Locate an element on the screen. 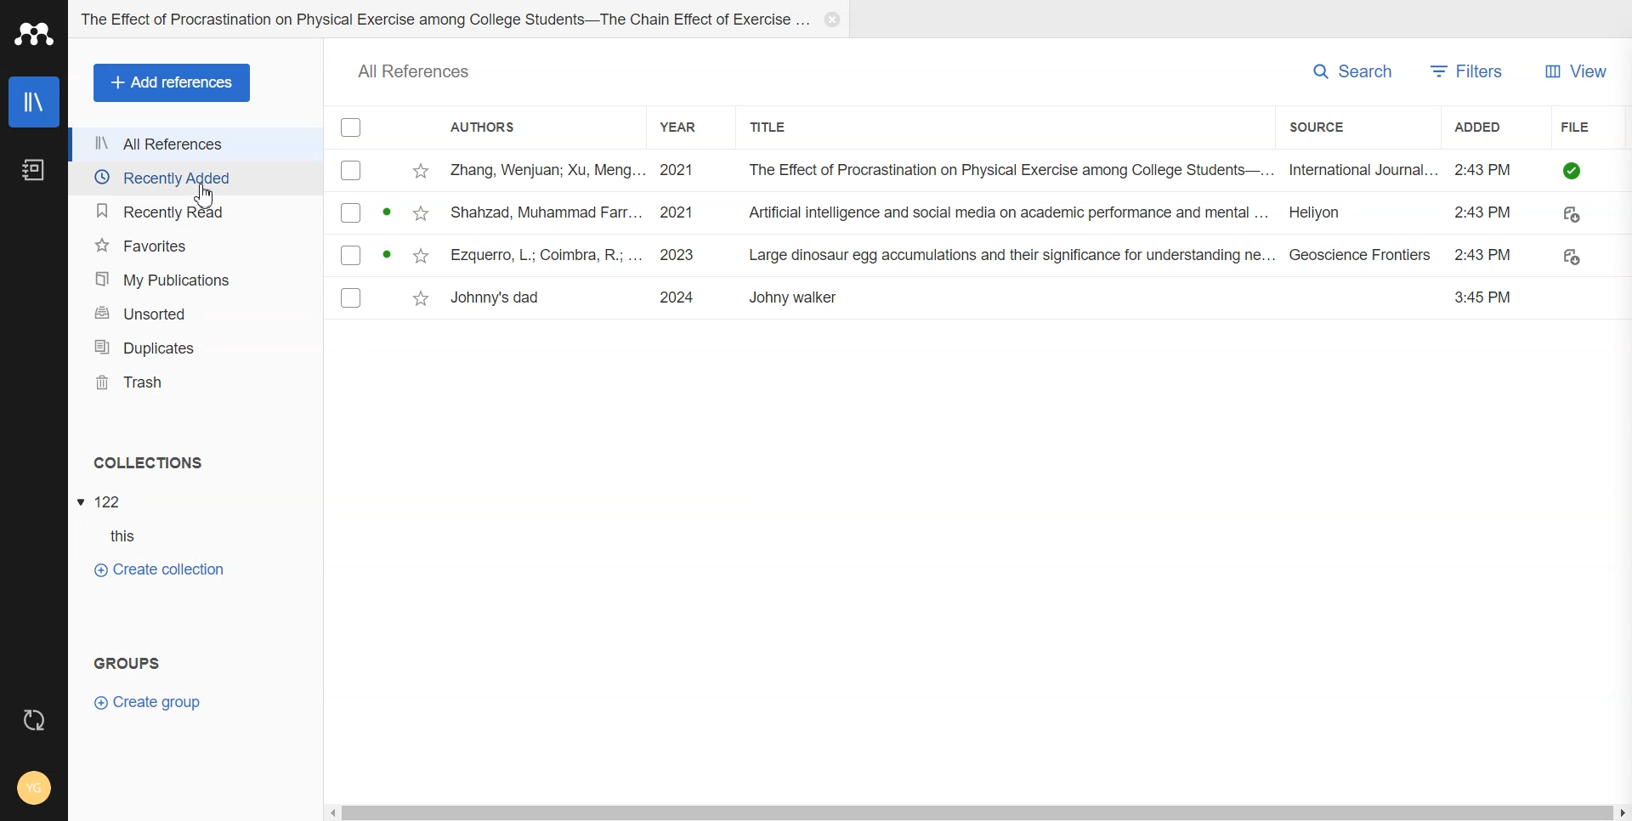  Search is located at coordinates (1353, 71).